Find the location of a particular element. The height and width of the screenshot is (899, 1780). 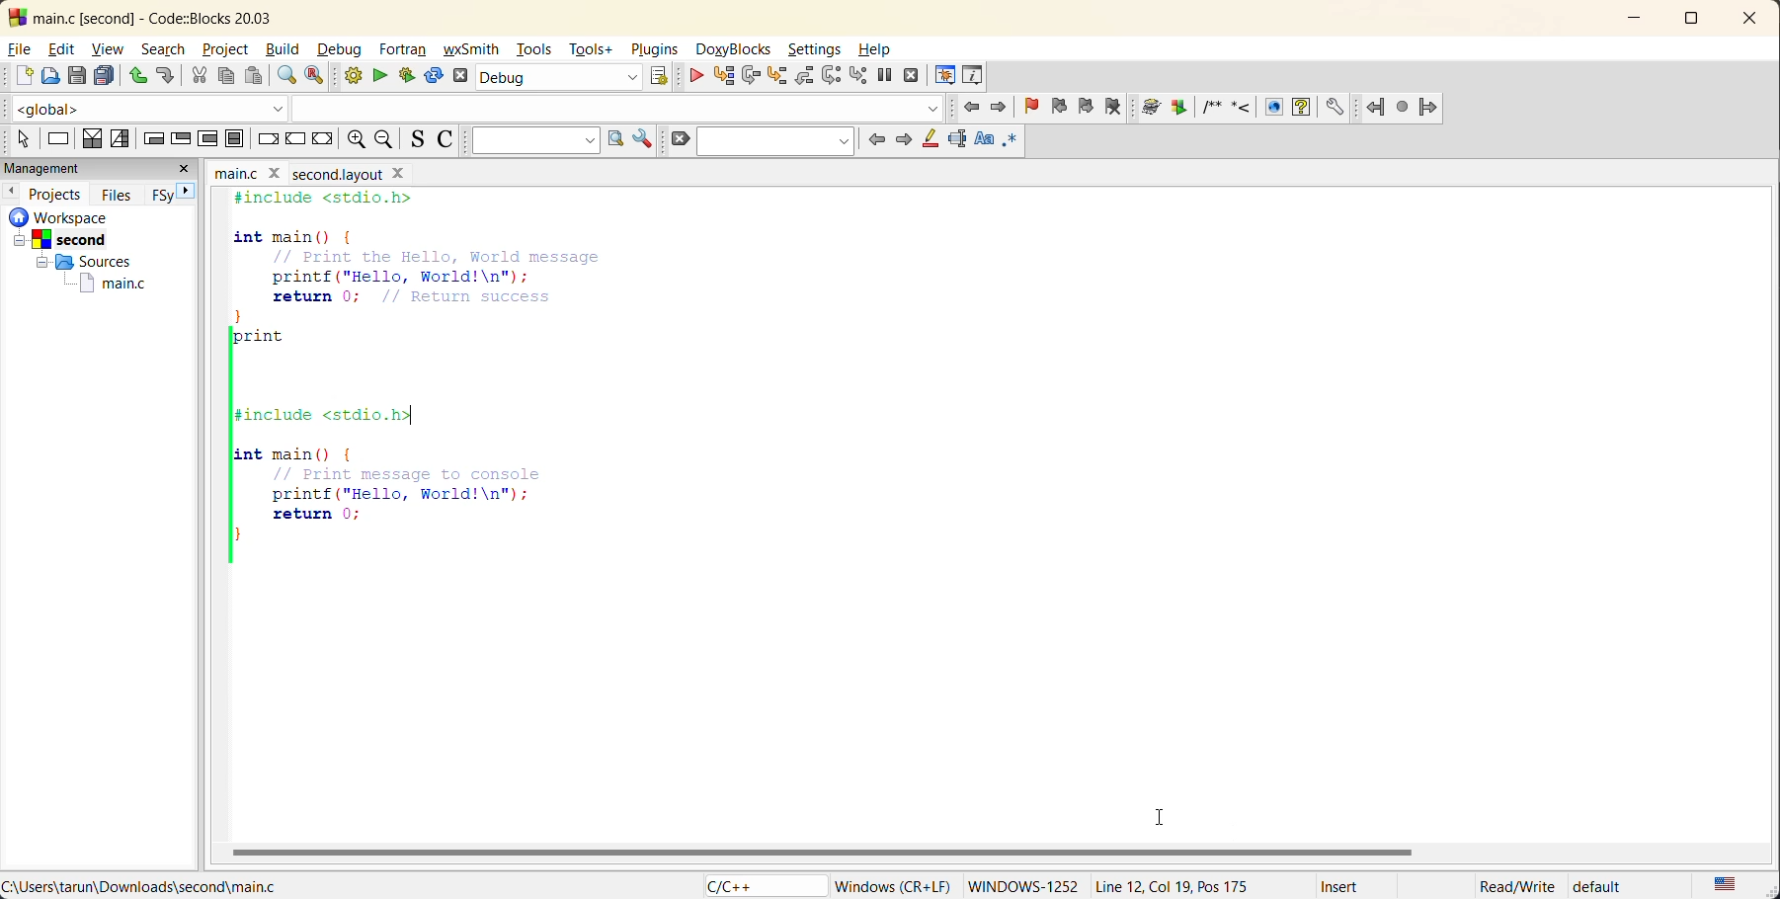

debugging windows is located at coordinates (944, 74).